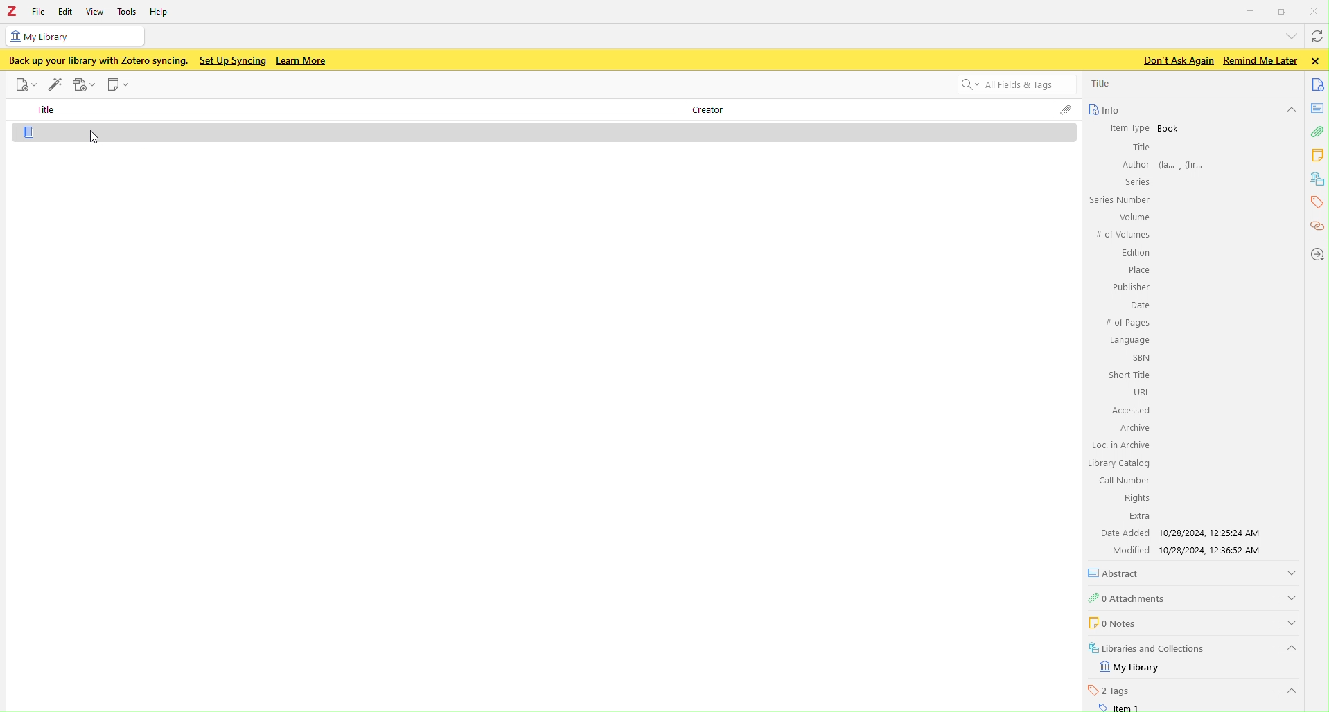  Describe the element at coordinates (1132, 668) in the screenshot. I see `My Library` at that location.